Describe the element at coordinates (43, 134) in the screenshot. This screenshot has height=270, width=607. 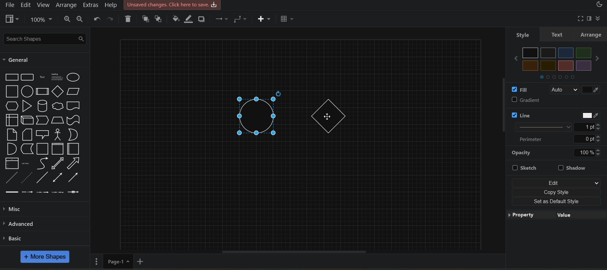
I see `Callout` at that location.